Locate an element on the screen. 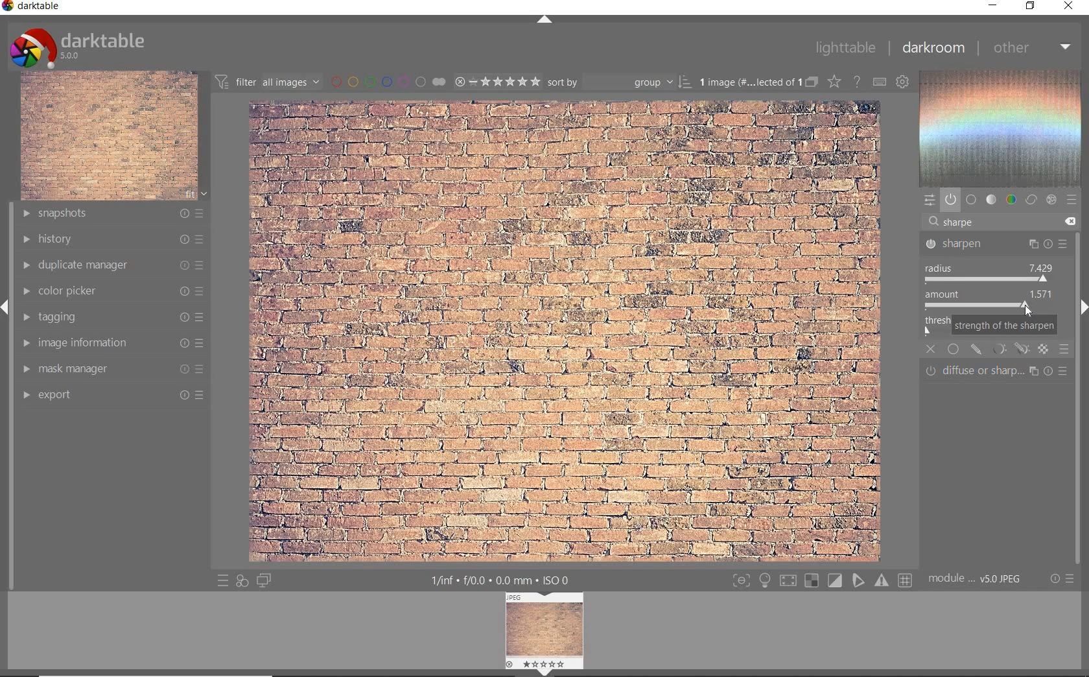 Image resolution: width=1089 pixels, height=677 pixels. selected image range rating is located at coordinates (497, 82).